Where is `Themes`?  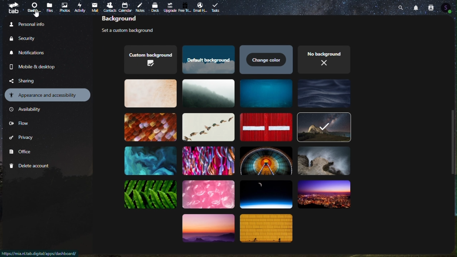 Themes is located at coordinates (151, 160).